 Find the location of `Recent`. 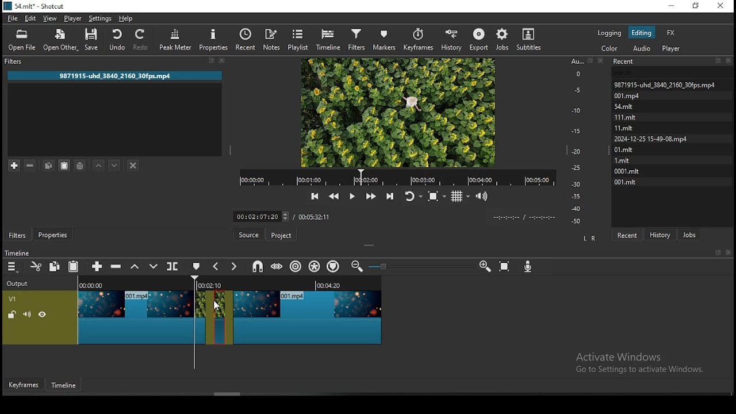

Recent is located at coordinates (673, 62).